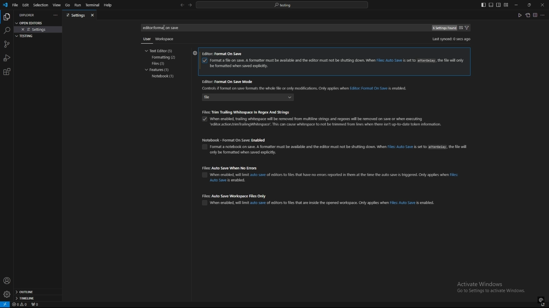  What do you see at coordinates (5, 305) in the screenshot?
I see `open a remote window` at bounding box center [5, 305].